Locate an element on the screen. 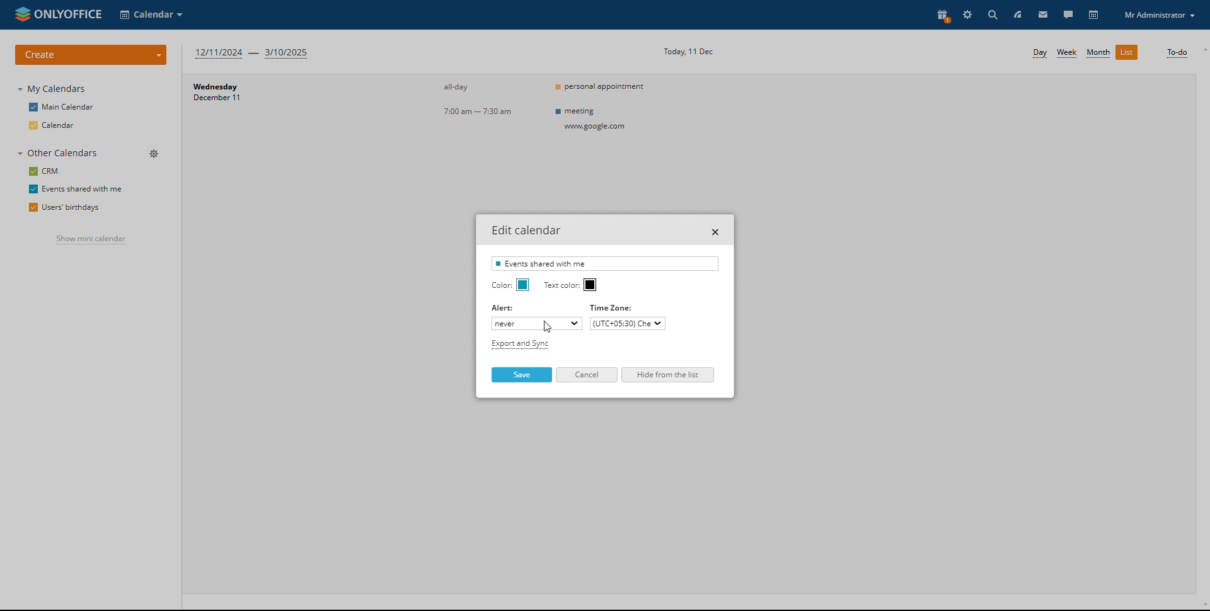 This screenshot has width=1210, height=611. Color: is located at coordinates (500, 285).